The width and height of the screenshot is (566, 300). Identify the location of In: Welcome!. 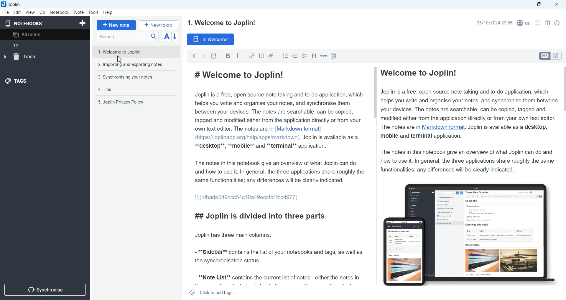
(211, 39).